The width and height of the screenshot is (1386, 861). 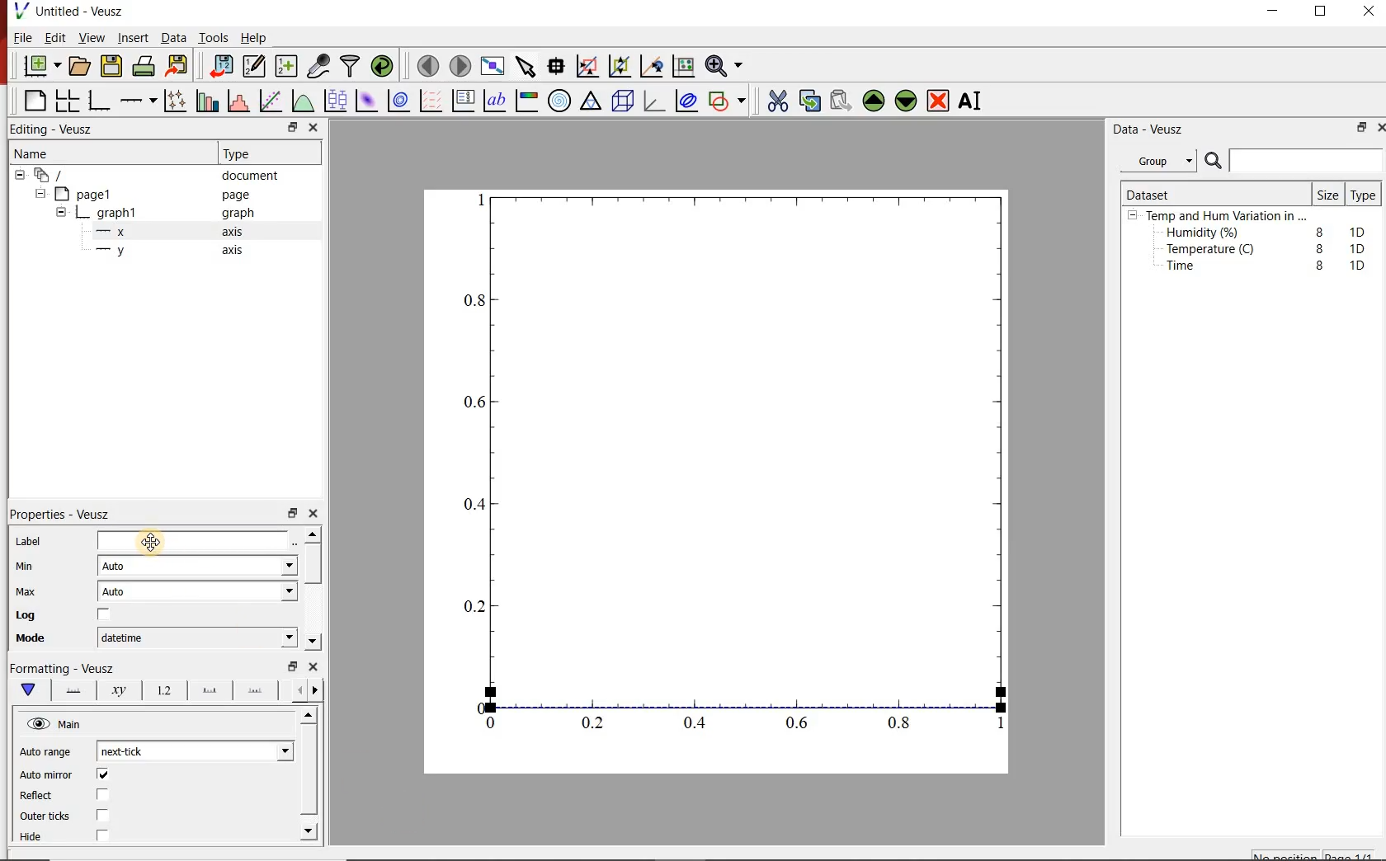 What do you see at coordinates (236, 252) in the screenshot?
I see `axis` at bounding box center [236, 252].